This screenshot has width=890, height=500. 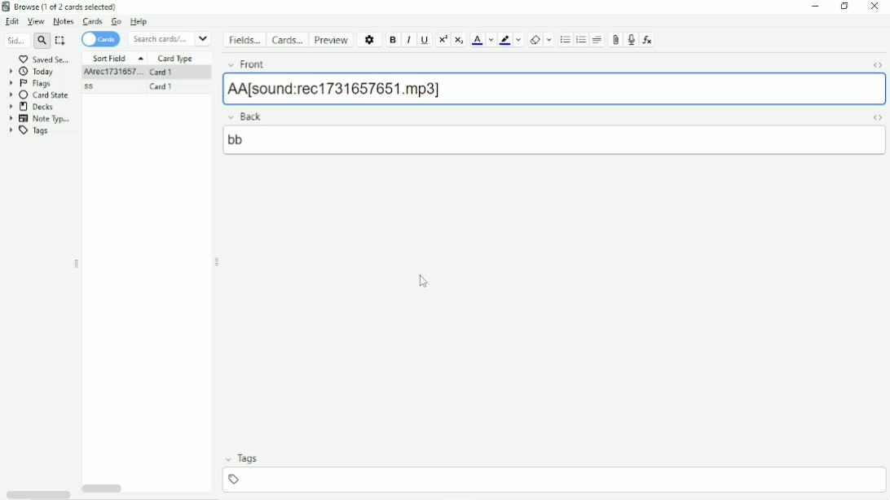 I want to click on Card Type, so click(x=176, y=59).